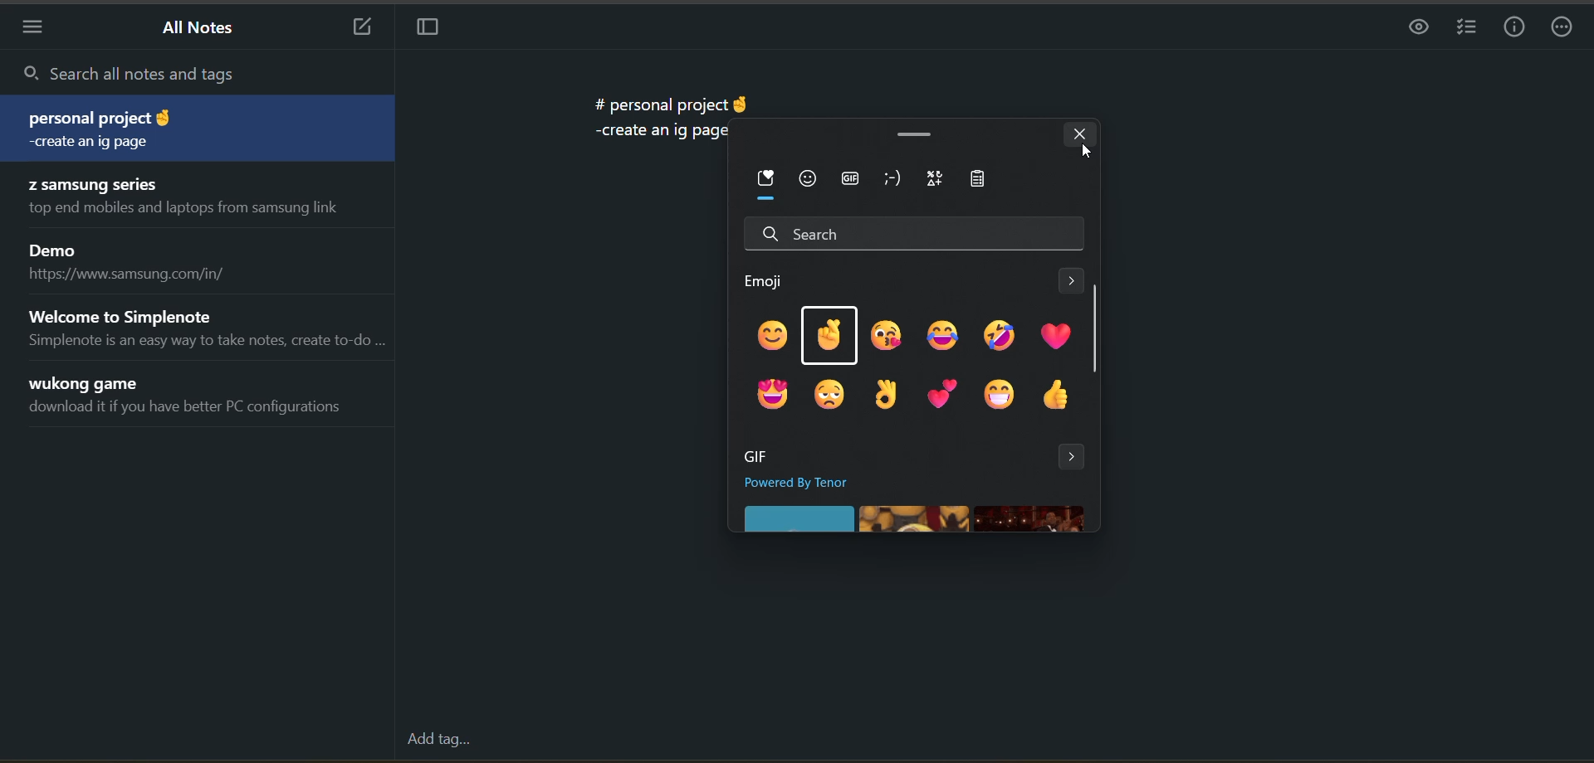  Describe the element at coordinates (765, 182) in the screenshot. I see `most recently used` at that location.